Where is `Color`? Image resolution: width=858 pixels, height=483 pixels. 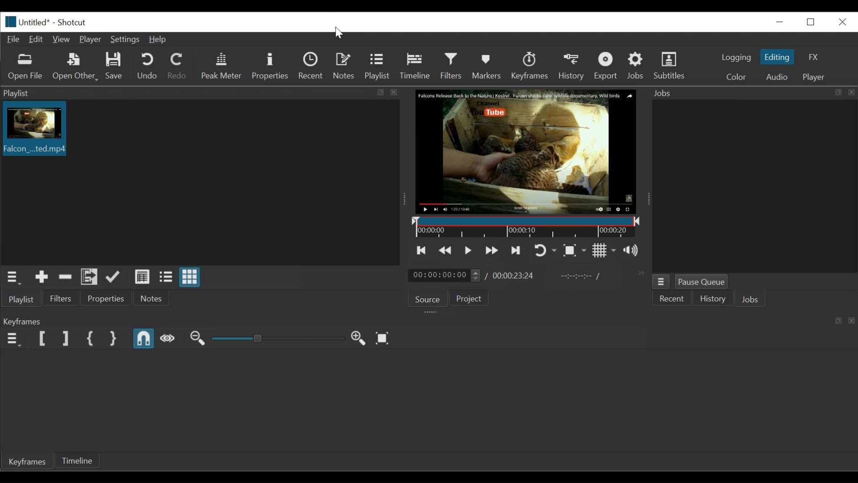
Color is located at coordinates (739, 76).